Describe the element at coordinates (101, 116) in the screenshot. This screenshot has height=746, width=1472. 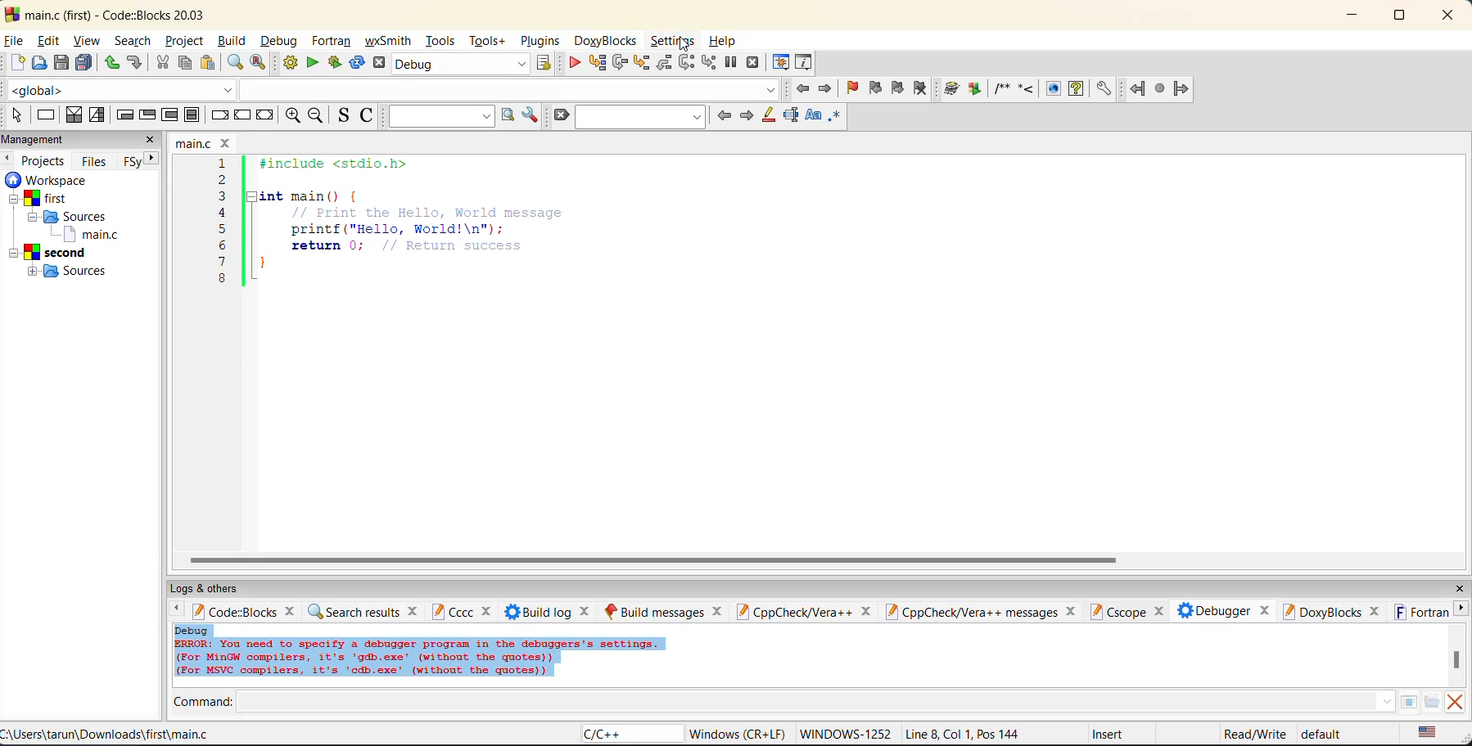
I see `selection` at that location.